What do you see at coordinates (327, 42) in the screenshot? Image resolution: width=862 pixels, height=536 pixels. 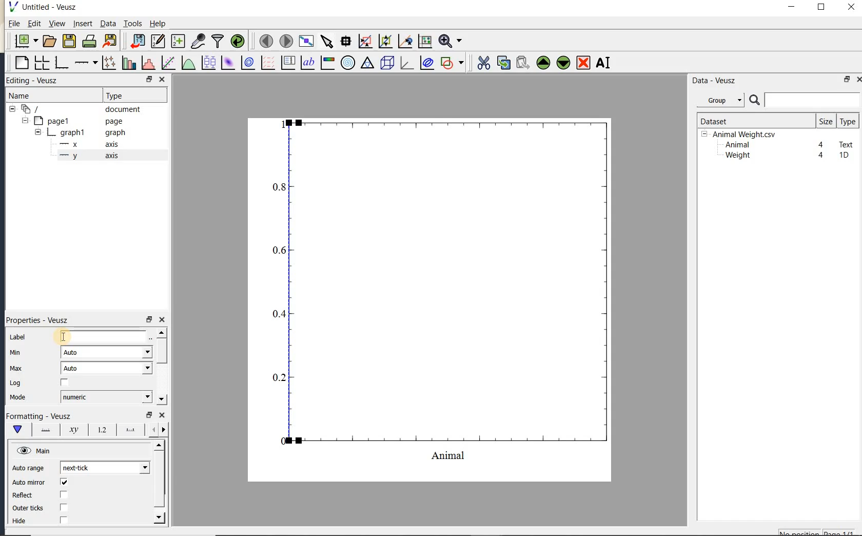 I see `select items from the graph or scroll` at bounding box center [327, 42].